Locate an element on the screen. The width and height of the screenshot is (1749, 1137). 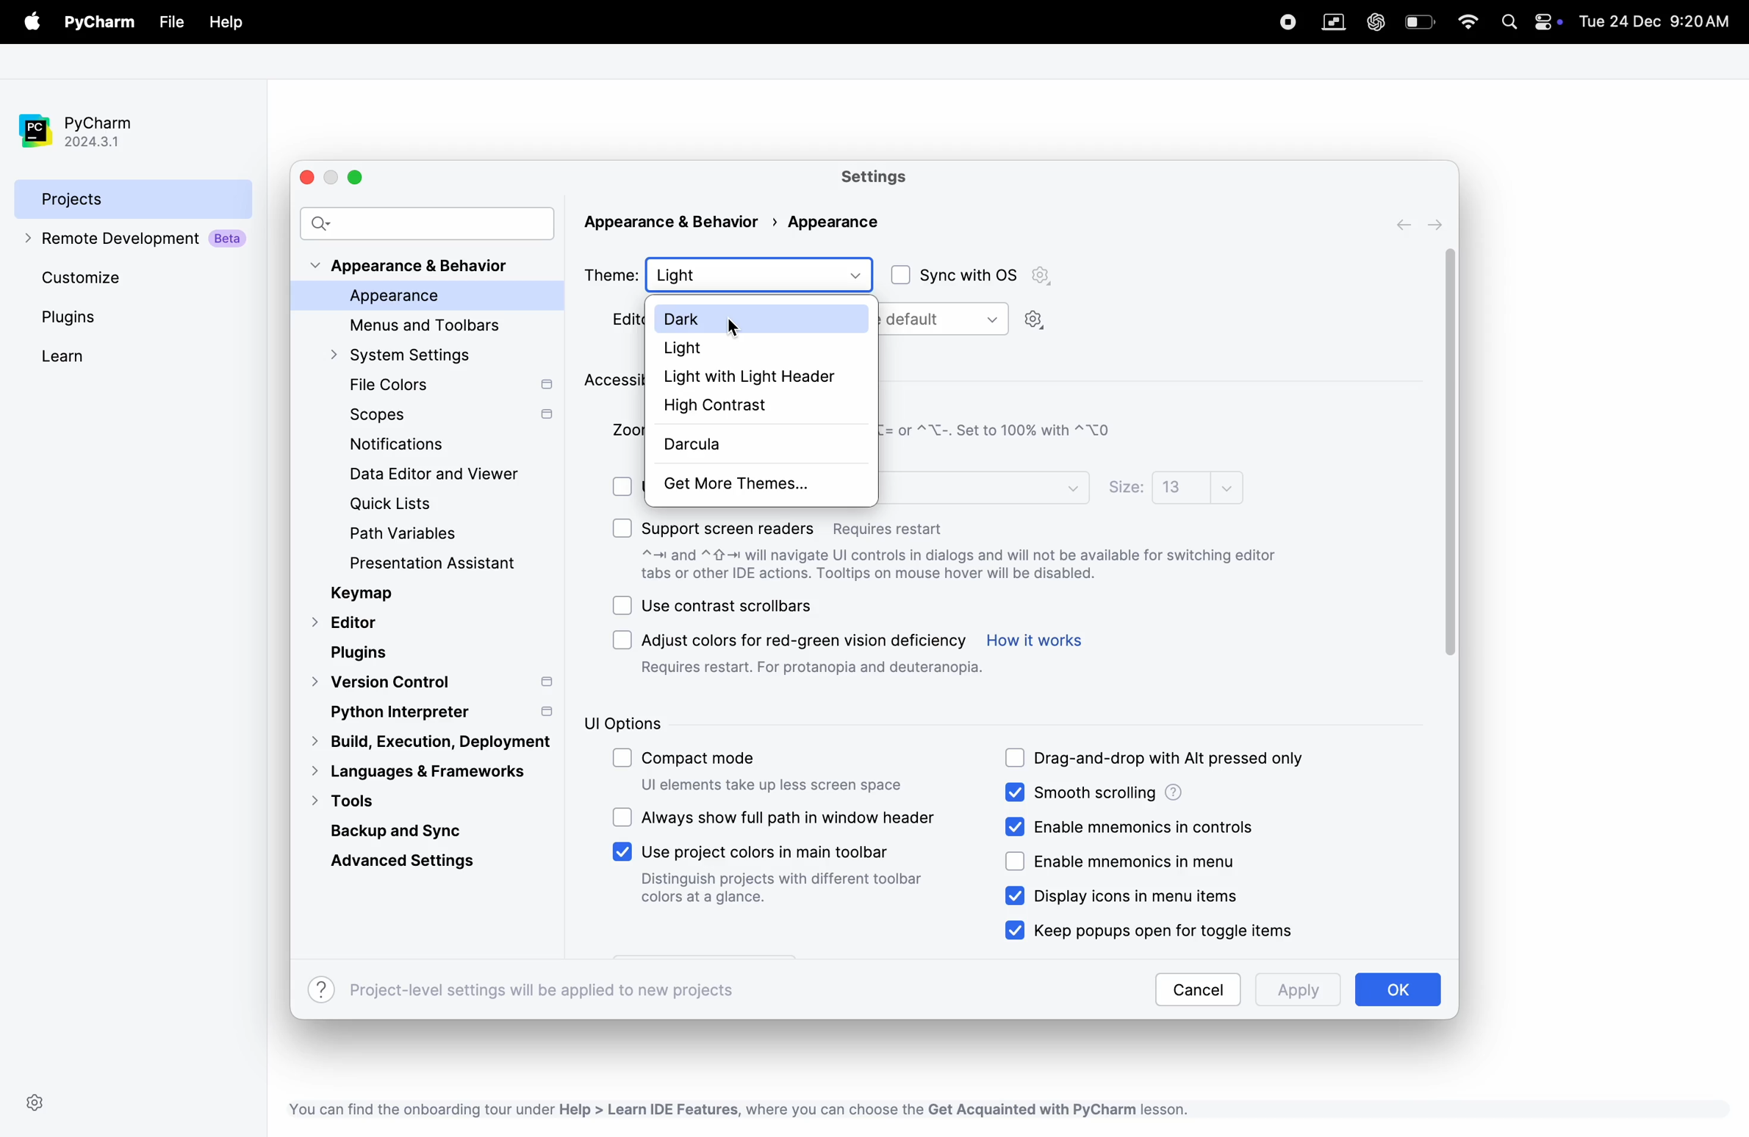
menus and toolbar is located at coordinates (434, 325).